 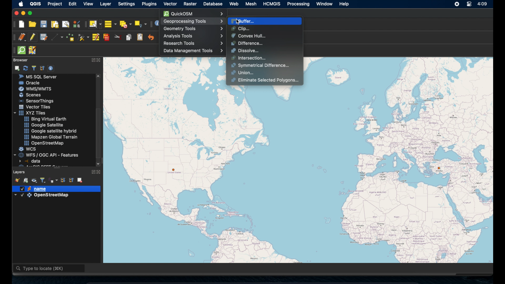 I want to click on add selected layers, so click(x=18, y=68).